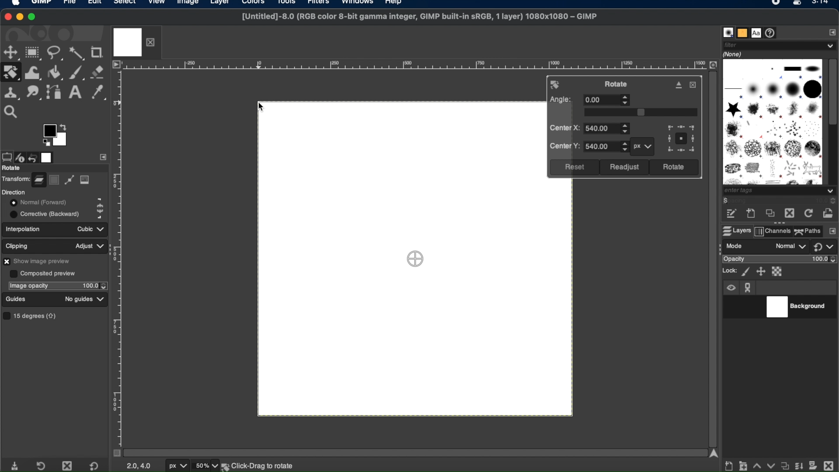 This screenshot has width=839, height=472. What do you see at coordinates (263, 108) in the screenshot?
I see `cursor` at bounding box center [263, 108].